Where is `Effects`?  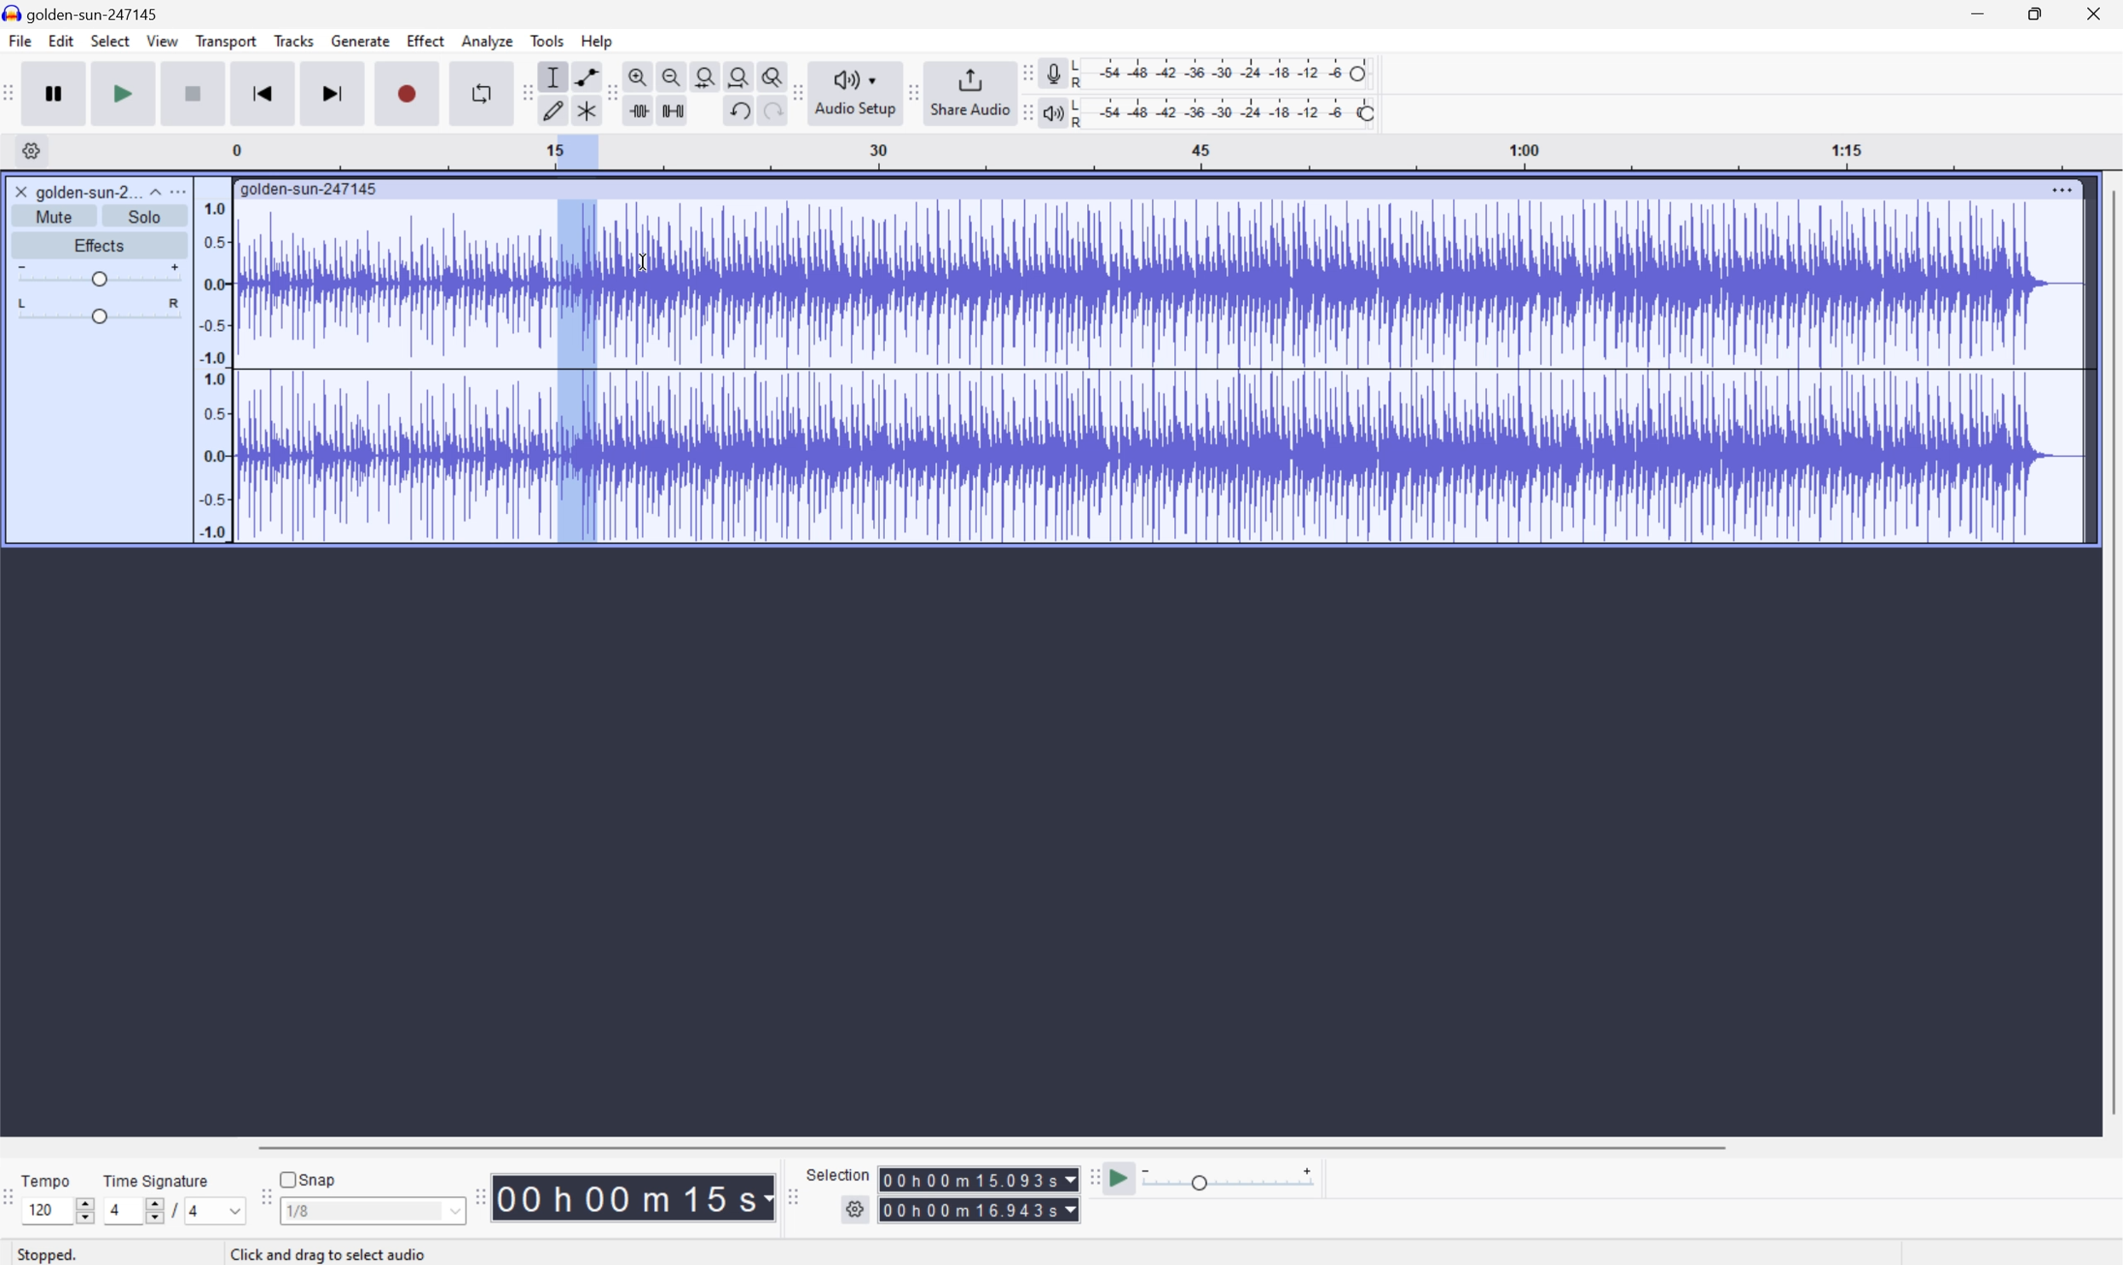
Effects is located at coordinates (100, 244).